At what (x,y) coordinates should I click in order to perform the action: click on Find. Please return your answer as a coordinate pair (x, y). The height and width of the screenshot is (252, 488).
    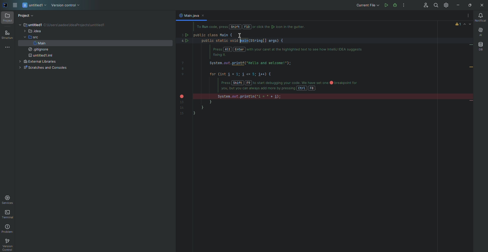
    Looking at the image, I should click on (435, 5).